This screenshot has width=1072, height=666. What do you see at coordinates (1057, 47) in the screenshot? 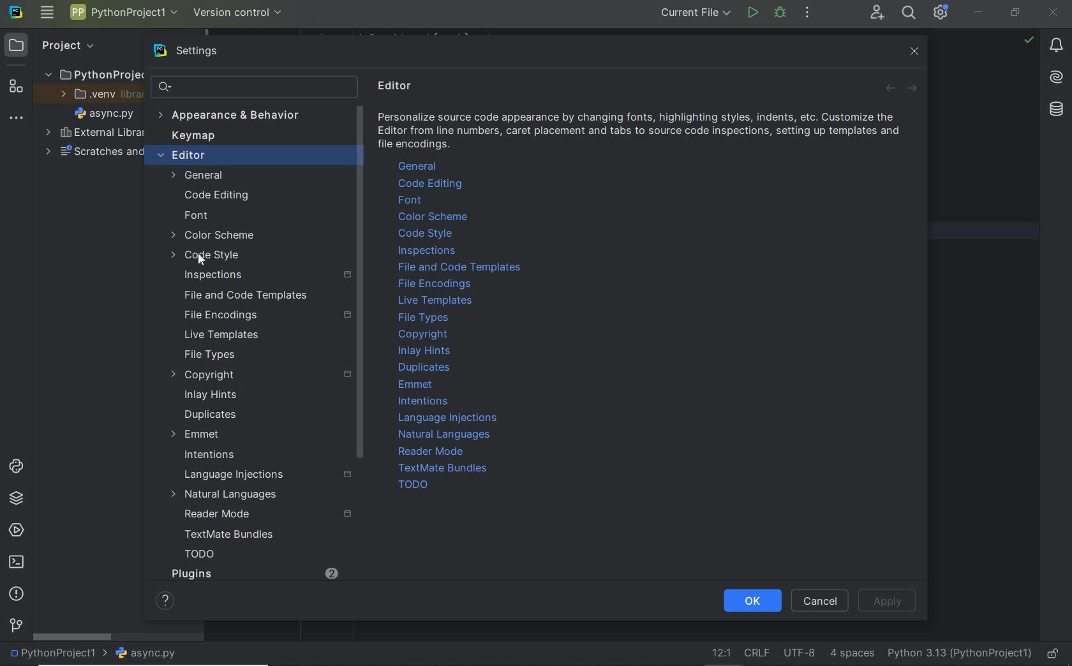
I see `notifications` at bounding box center [1057, 47].